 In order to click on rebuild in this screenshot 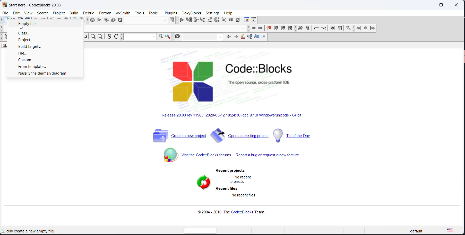, I will do `click(113, 20)`.